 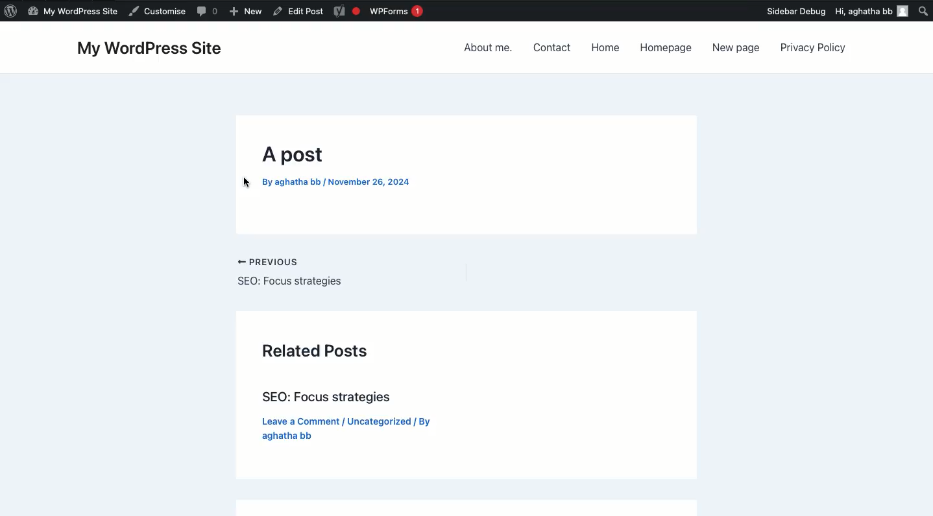 I want to click on , so click(x=248, y=12).